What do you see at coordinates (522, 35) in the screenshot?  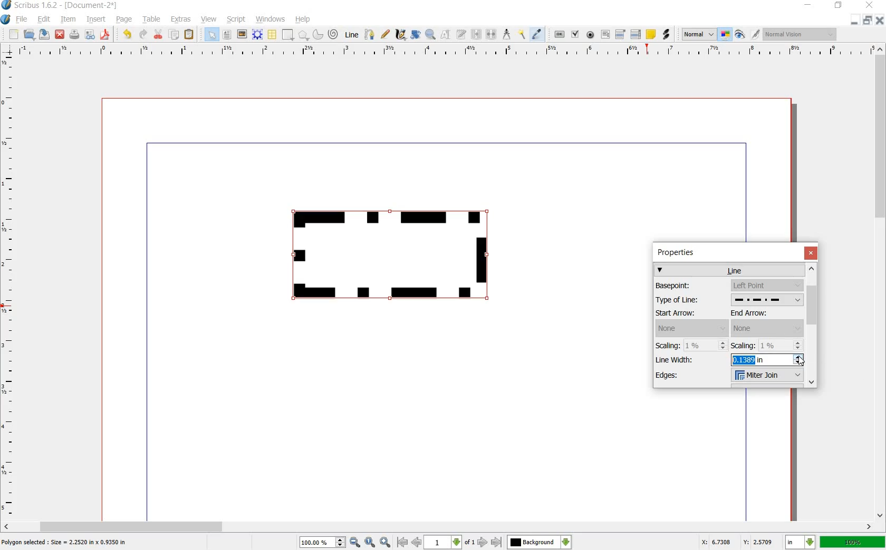 I see `COPY ITEM PROPERTIES` at bounding box center [522, 35].